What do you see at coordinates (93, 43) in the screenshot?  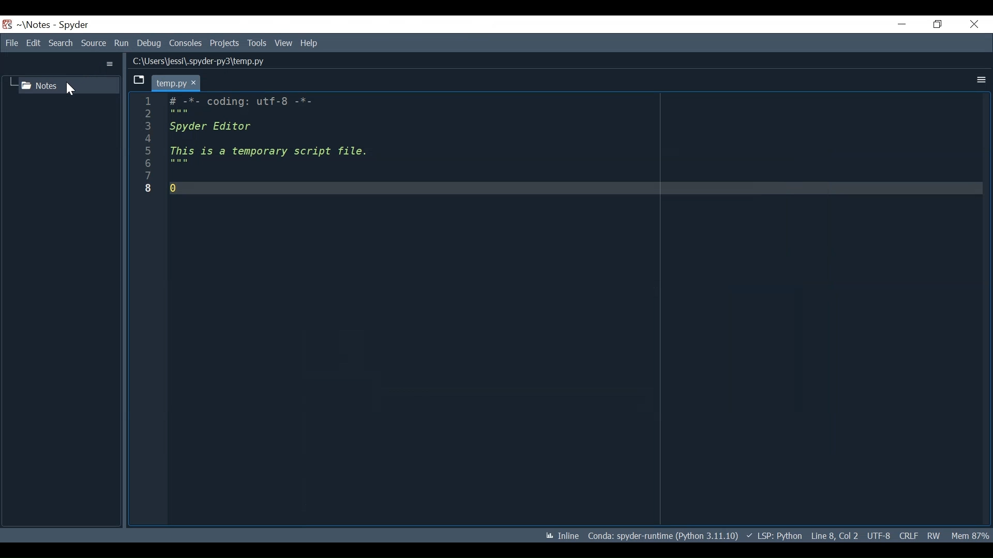 I see `Source` at bounding box center [93, 43].